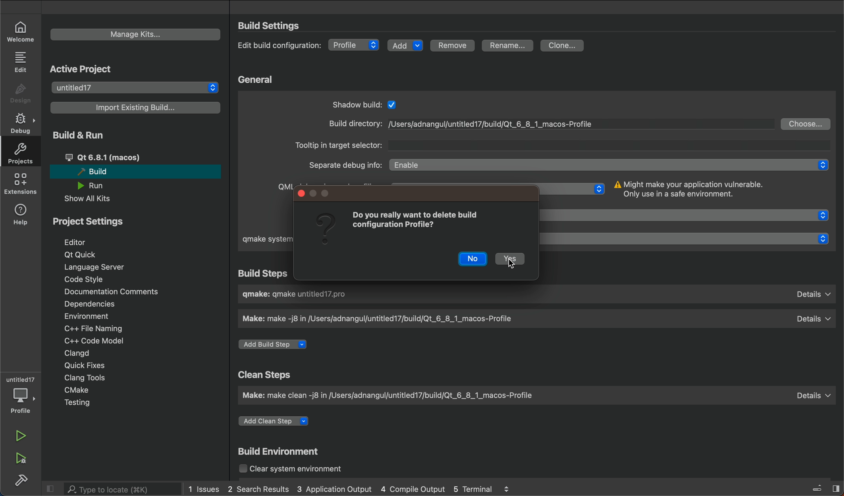 The height and width of the screenshot is (496, 844). Describe the element at coordinates (476, 260) in the screenshot. I see `no` at that location.